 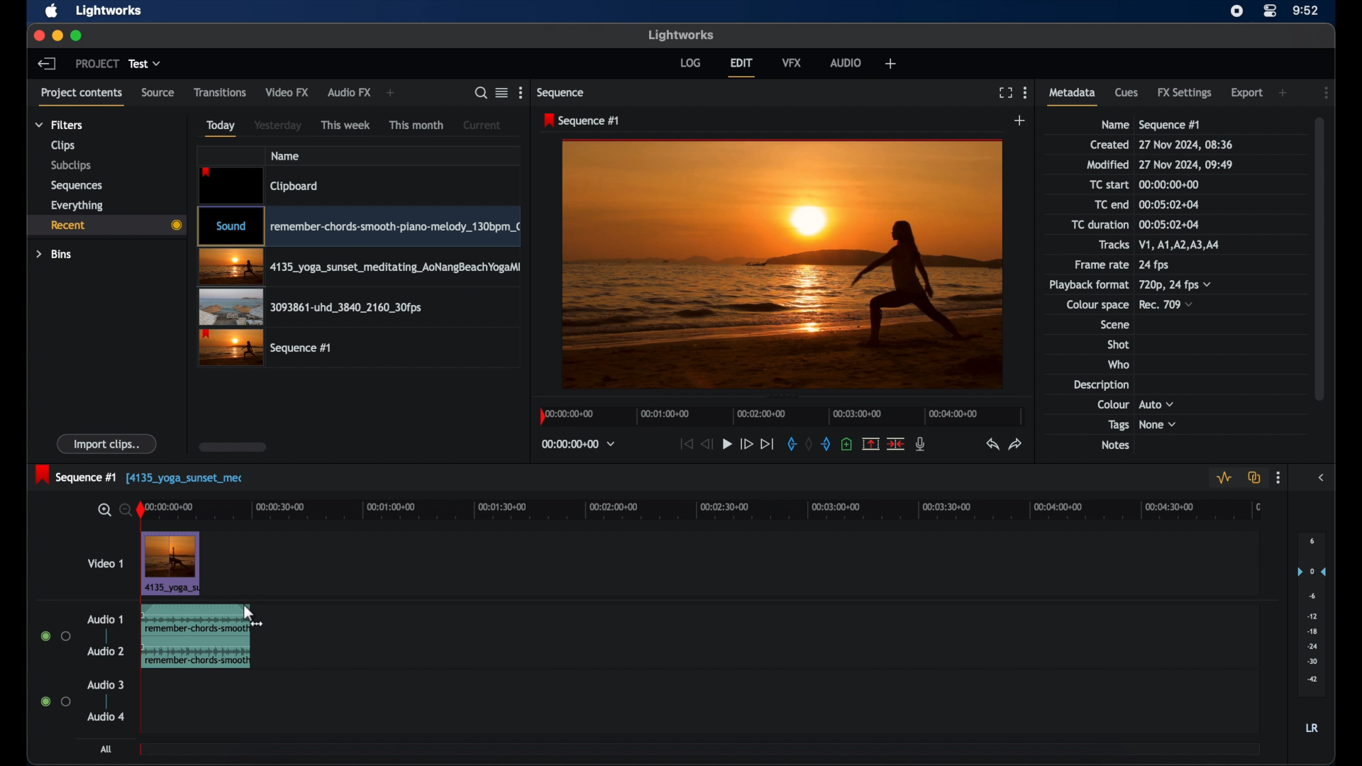 What do you see at coordinates (103, 511) in the screenshot?
I see `zoom in` at bounding box center [103, 511].